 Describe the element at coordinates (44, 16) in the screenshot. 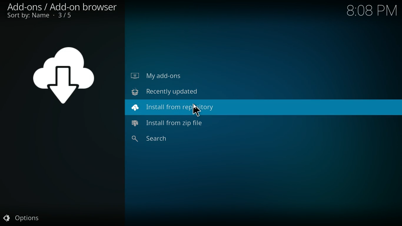

I see `sort by name` at that location.